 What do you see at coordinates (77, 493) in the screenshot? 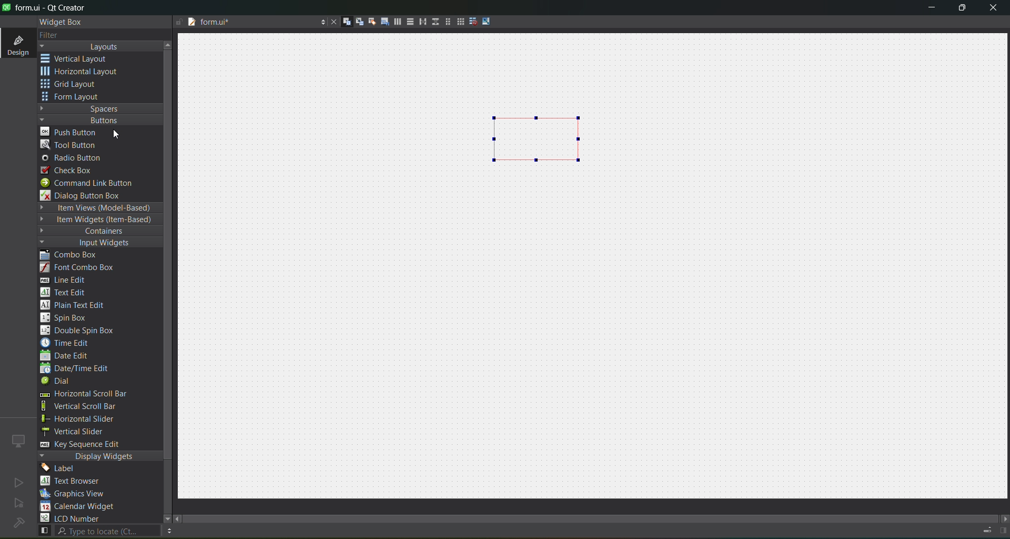
I see `graphics` at bounding box center [77, 493].